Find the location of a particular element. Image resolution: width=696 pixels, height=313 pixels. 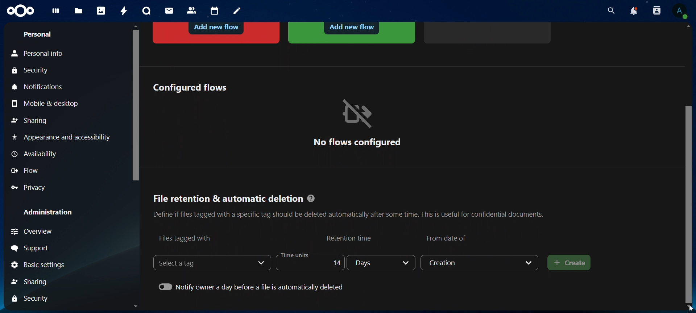

sharing is located at coordinates (37, 281).